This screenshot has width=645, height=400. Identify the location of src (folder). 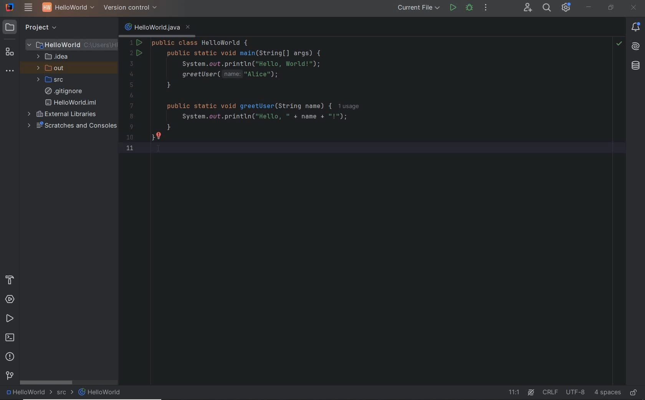
(51, 80).